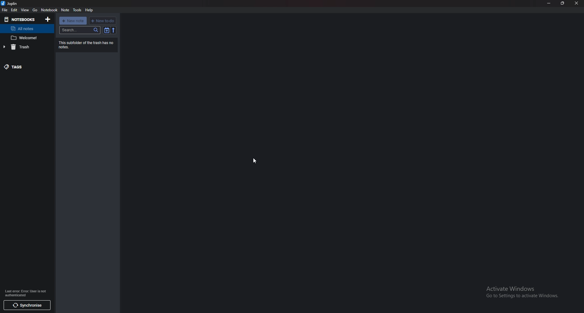  Describe the element at coordinates (25, 10) in the screenshot. I see `view` at that location.